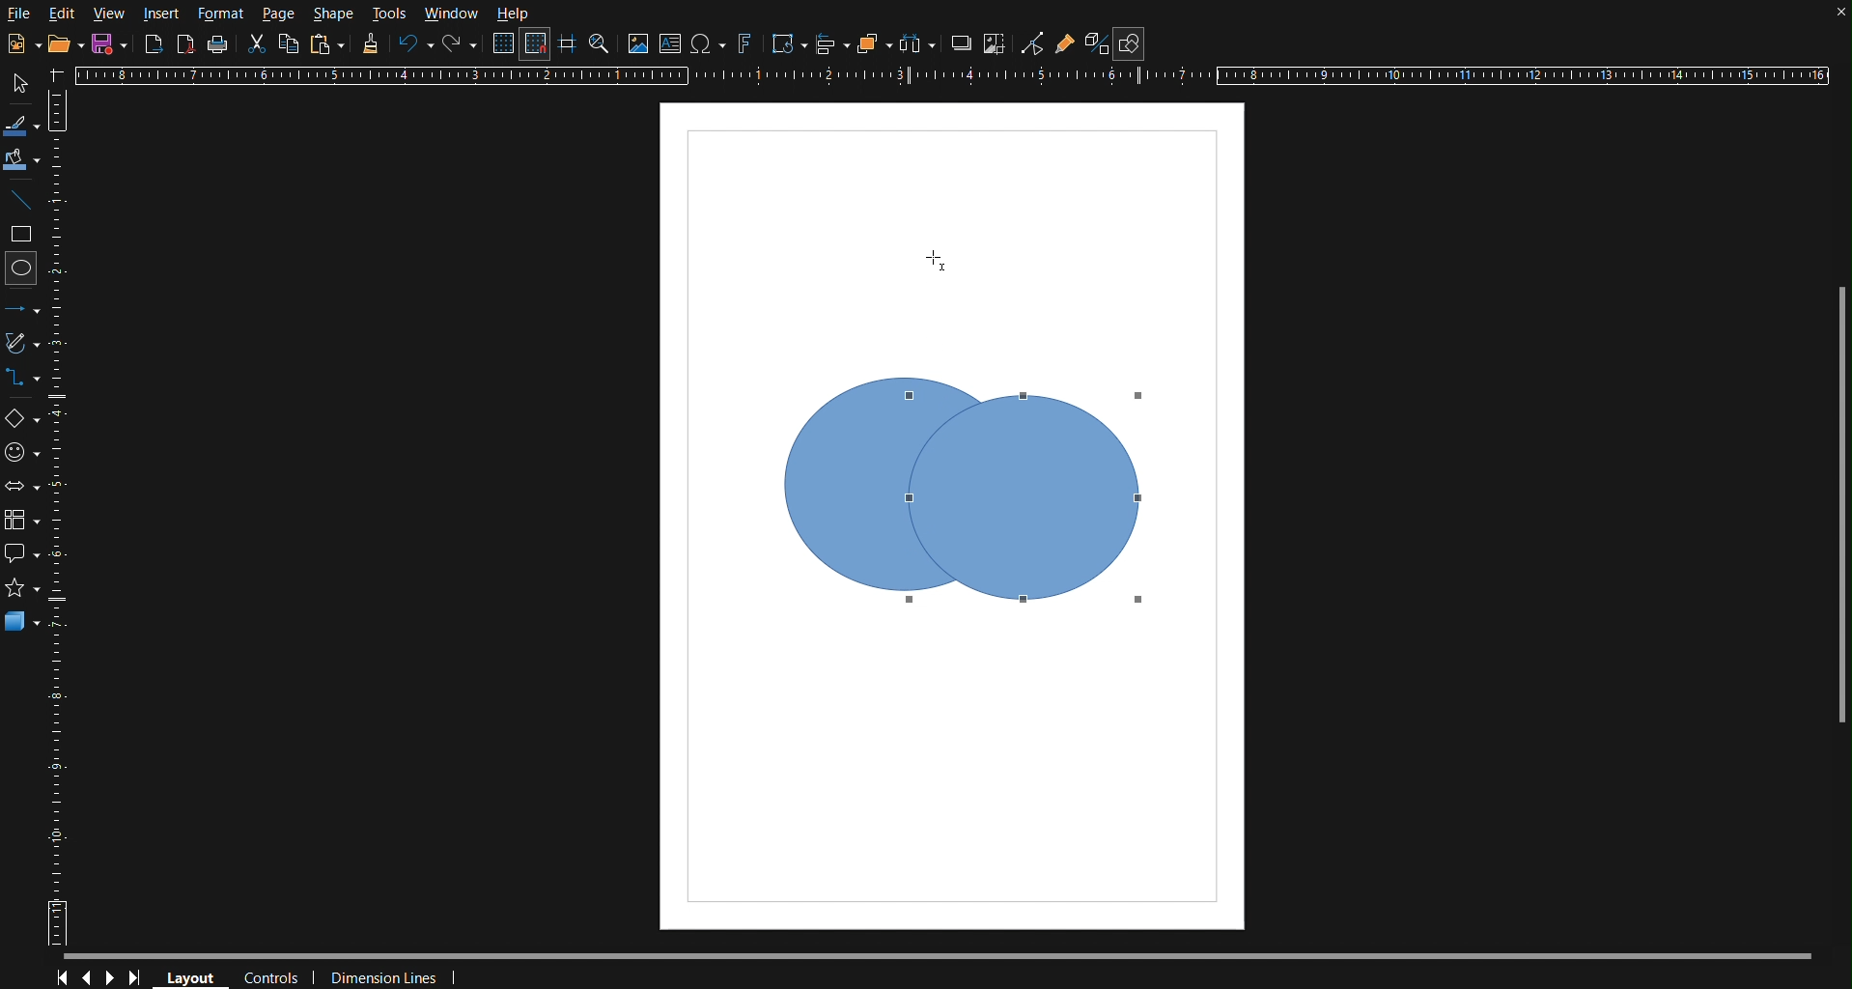 This screenshot has width=1852, height=989. Describe the element at coordinates (259, 45) in the screenshot. I see `Cut` at that location.